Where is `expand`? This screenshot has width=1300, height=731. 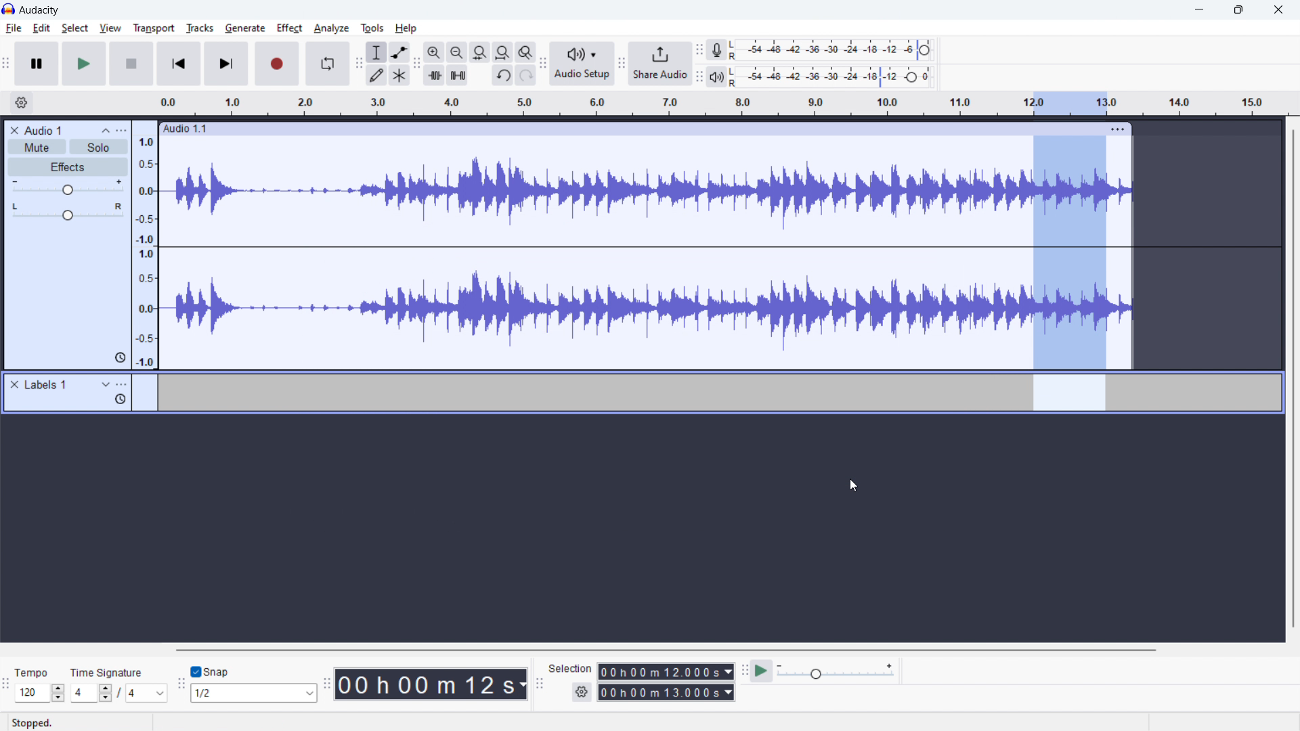
expand is located at coordinates (106, 384).